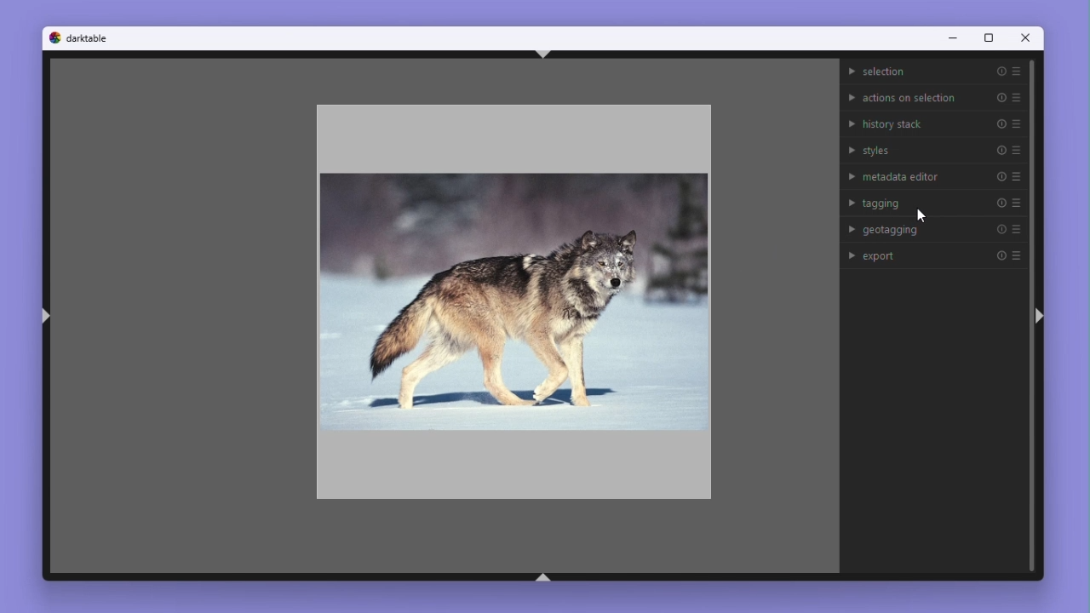  What do you see at coordinates (933, 72) in the screenshot?
I see `Selection` at bounding box center [933, 72].